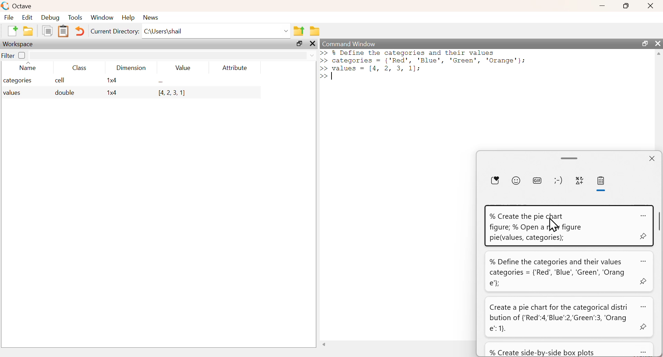 This screenshot has height=357, width=663. What do you see at coordinates (60, 80) in the screenshot?
I see `cell` at bounding box center [60, 80].